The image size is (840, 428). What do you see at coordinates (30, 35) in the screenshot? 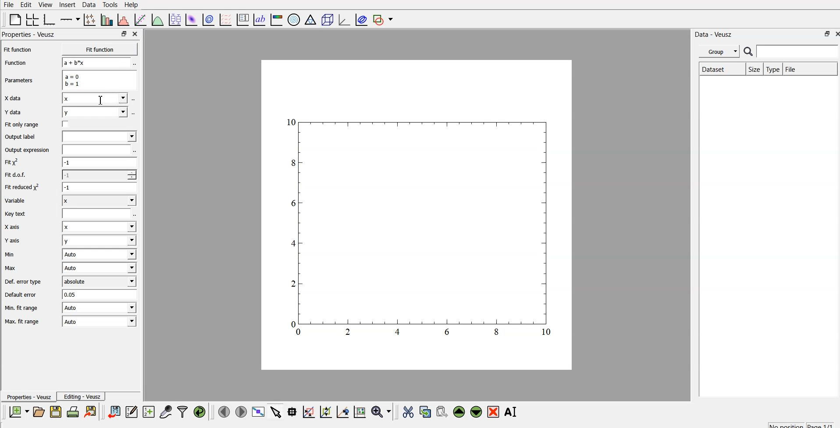
I see `Properties - Veusz` at bounding box center [30, 35].